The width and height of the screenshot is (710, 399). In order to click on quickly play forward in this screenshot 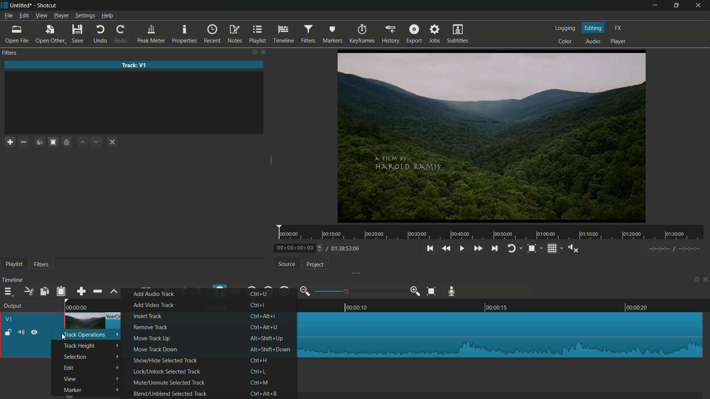, I will do `click(477, 248)`.